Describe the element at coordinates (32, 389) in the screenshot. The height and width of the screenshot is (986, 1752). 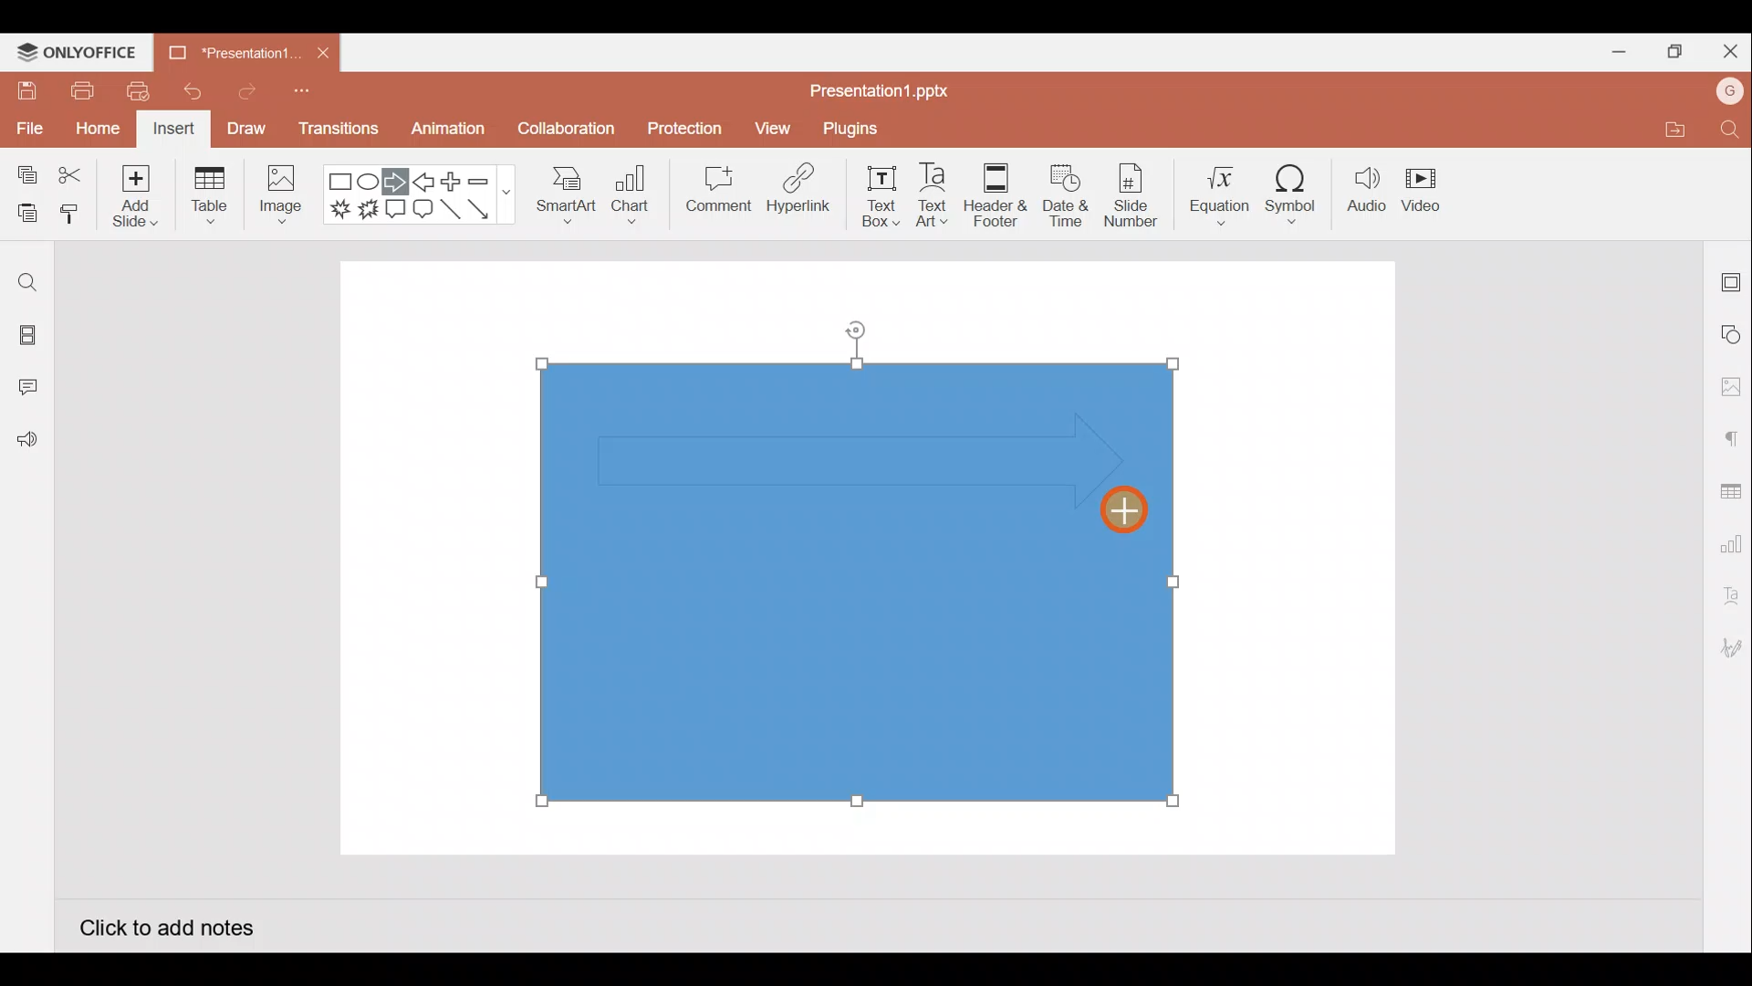
I see `Comments` at that location.